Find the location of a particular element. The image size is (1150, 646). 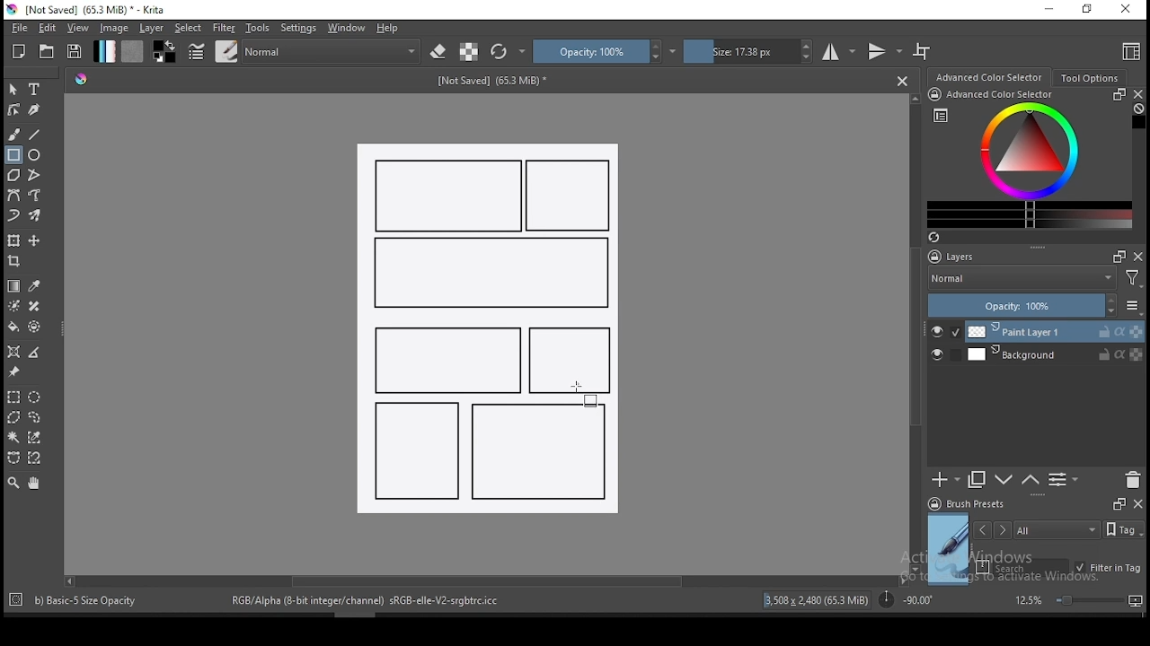

edit shapes tool is located at coordinates (13, 109).